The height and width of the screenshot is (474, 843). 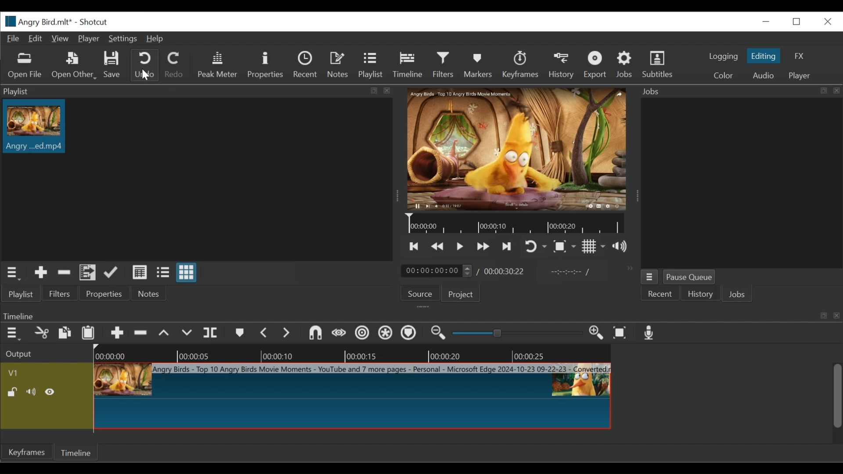 What do you see at coordinates (102, 293) in the screenshot?
I see `Properties` at bounding box center [102, 293].